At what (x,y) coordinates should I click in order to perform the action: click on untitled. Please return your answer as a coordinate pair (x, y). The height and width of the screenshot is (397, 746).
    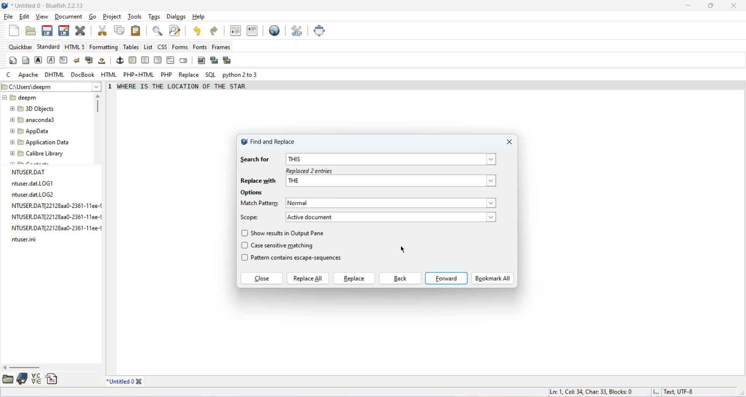
    Looking at the image, I should click on (120, 381).